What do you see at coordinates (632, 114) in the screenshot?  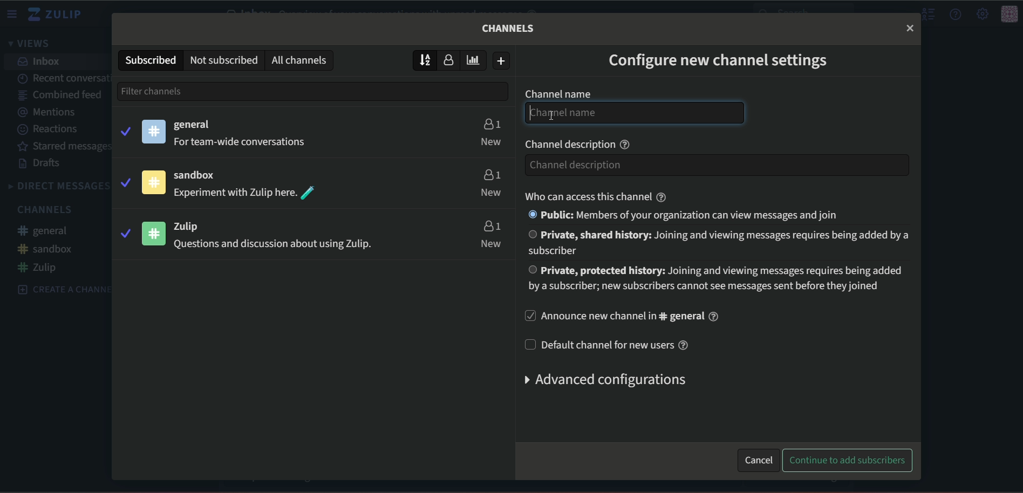 I see `Channel name` at bounding box center [632, 114].